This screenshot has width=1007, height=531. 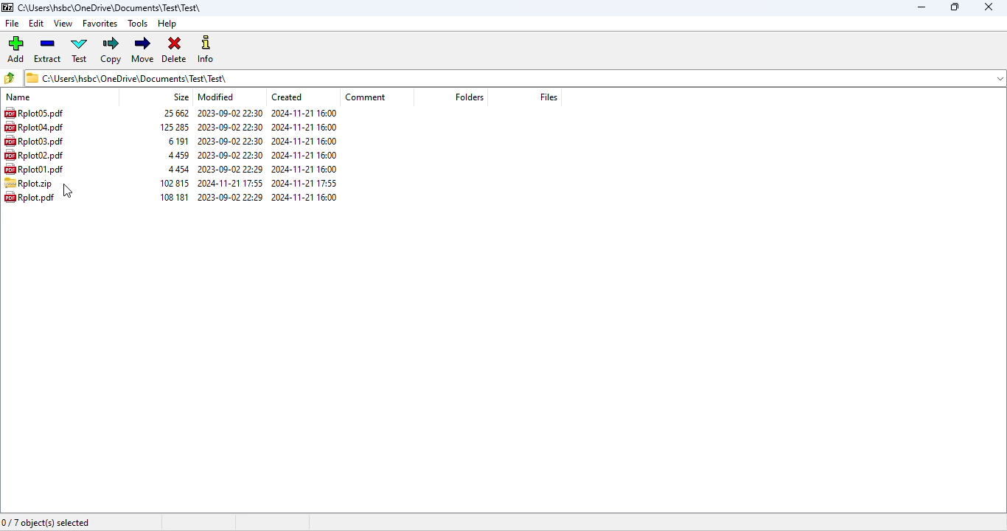 I want to click on  Rplot0S.pdf, so click(x=35, y=113).